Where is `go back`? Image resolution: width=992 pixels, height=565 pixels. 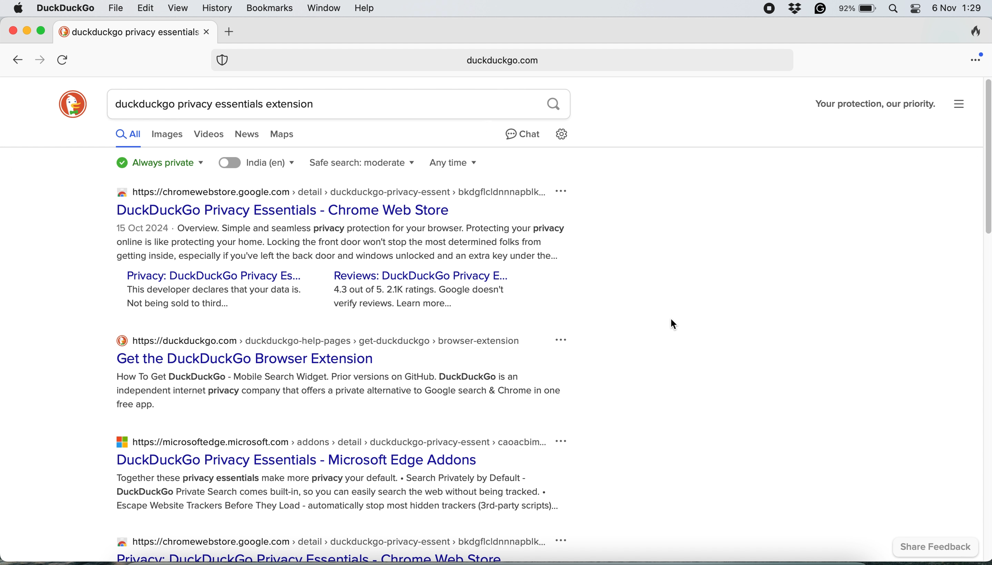
go back is located at coordinates (17, 60).